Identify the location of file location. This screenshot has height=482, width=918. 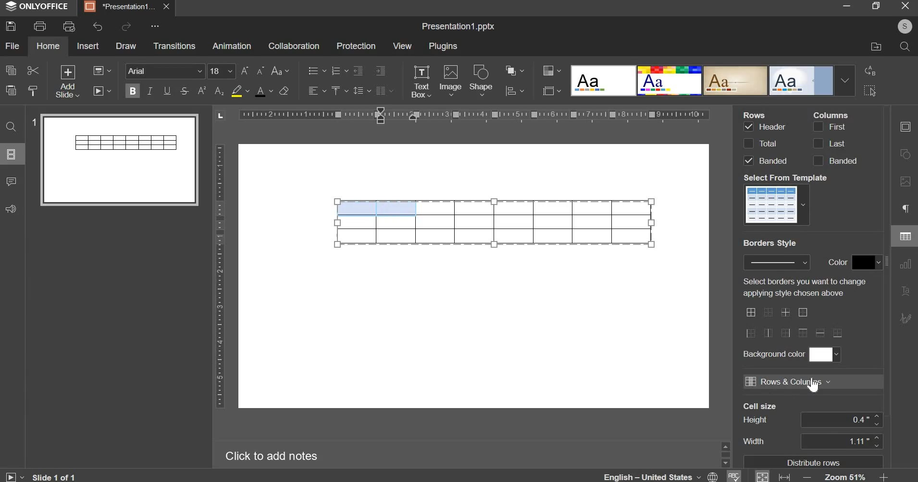
(876, 46).